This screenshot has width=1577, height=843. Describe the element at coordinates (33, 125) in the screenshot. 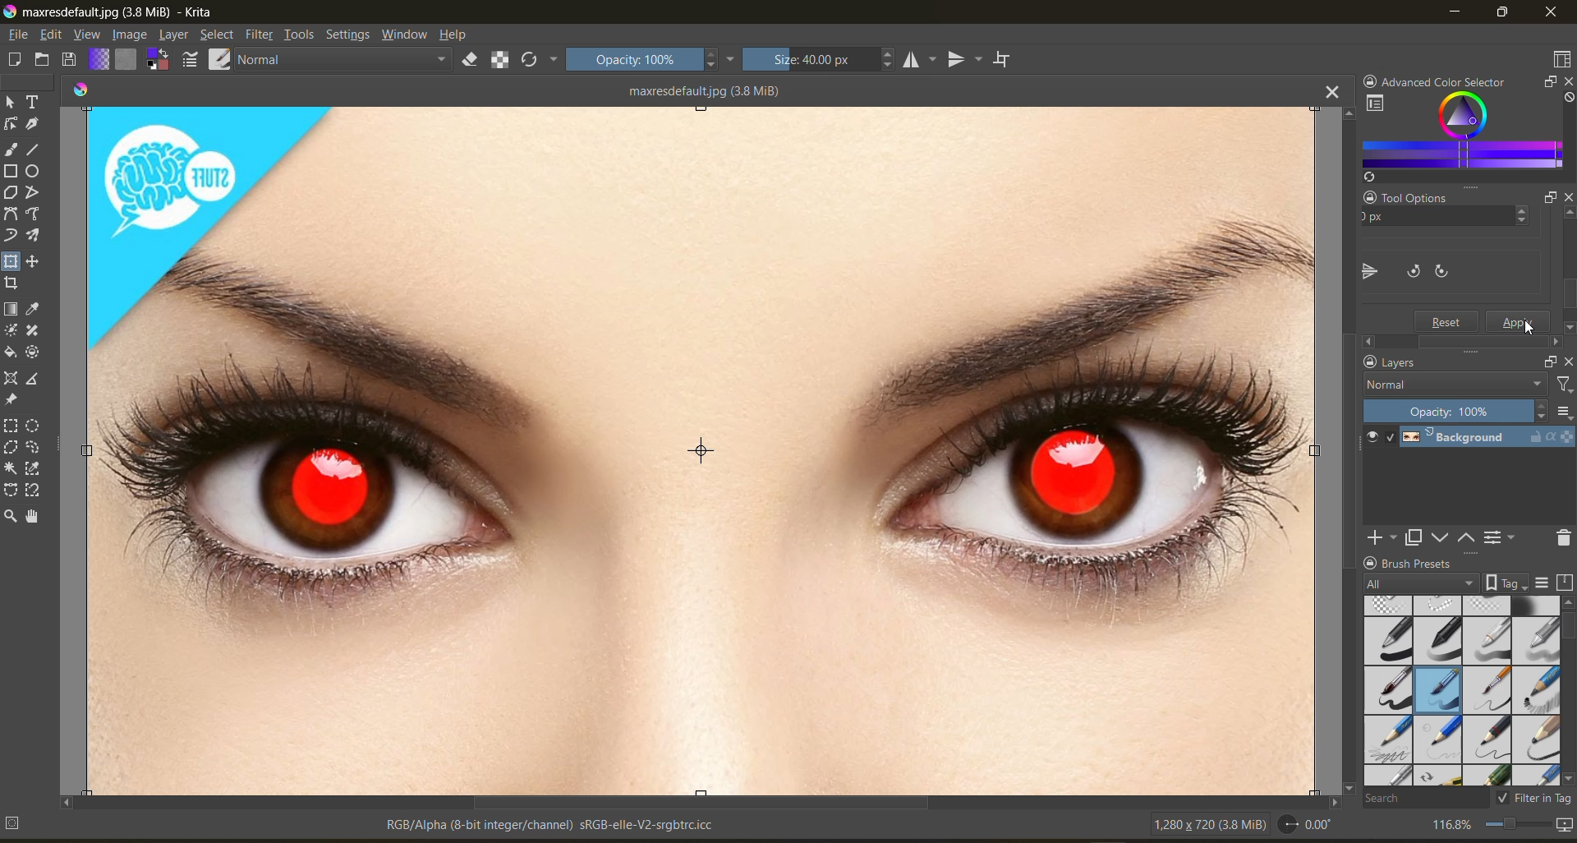

I see `tool` at that location.